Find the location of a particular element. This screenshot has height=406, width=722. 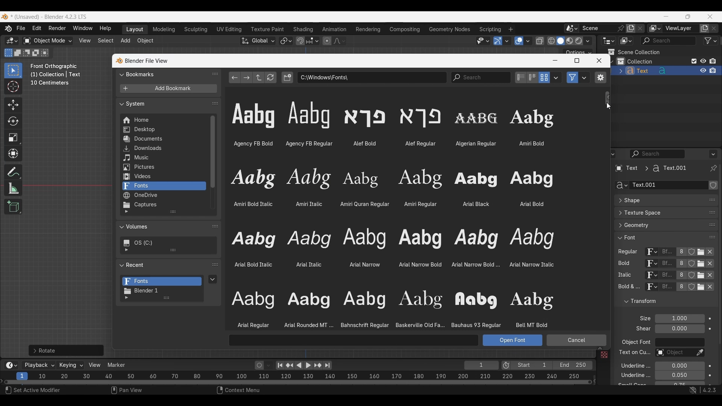

Rotate is located at coordinates (13, 121).